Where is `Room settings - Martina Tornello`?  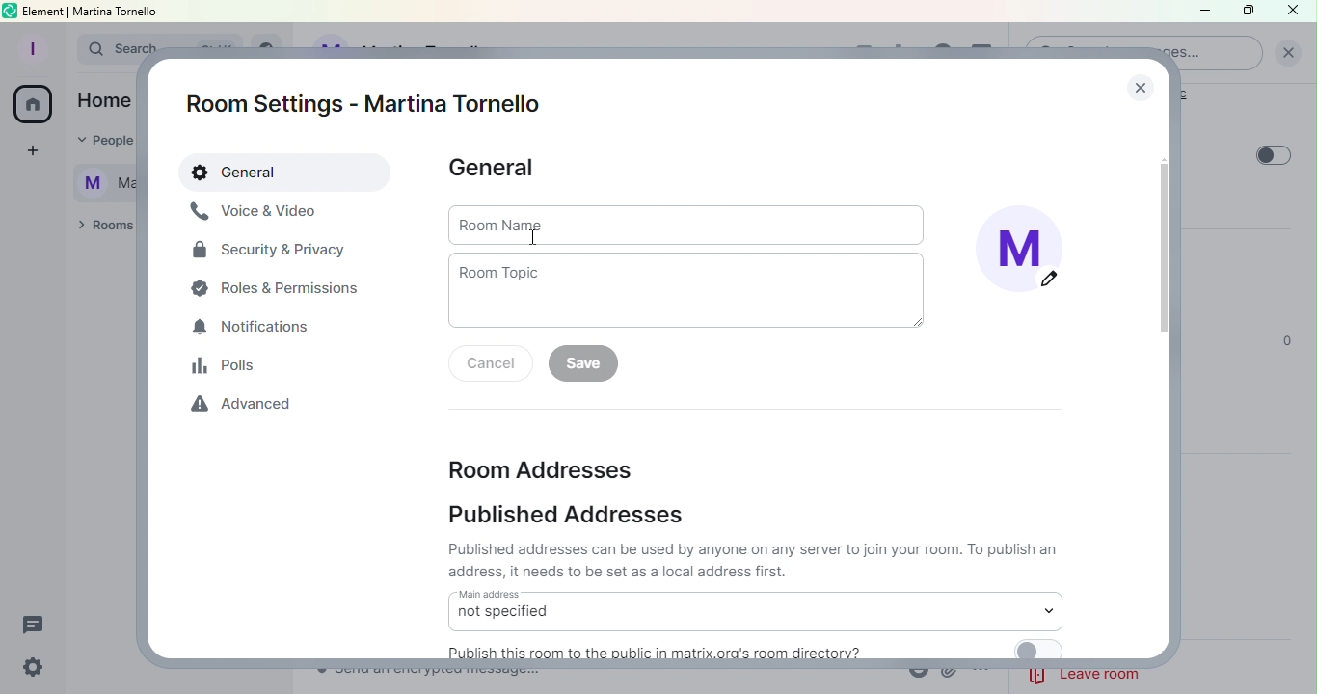 Room settings - Martina Tornello is located at coordinates (371, 104).